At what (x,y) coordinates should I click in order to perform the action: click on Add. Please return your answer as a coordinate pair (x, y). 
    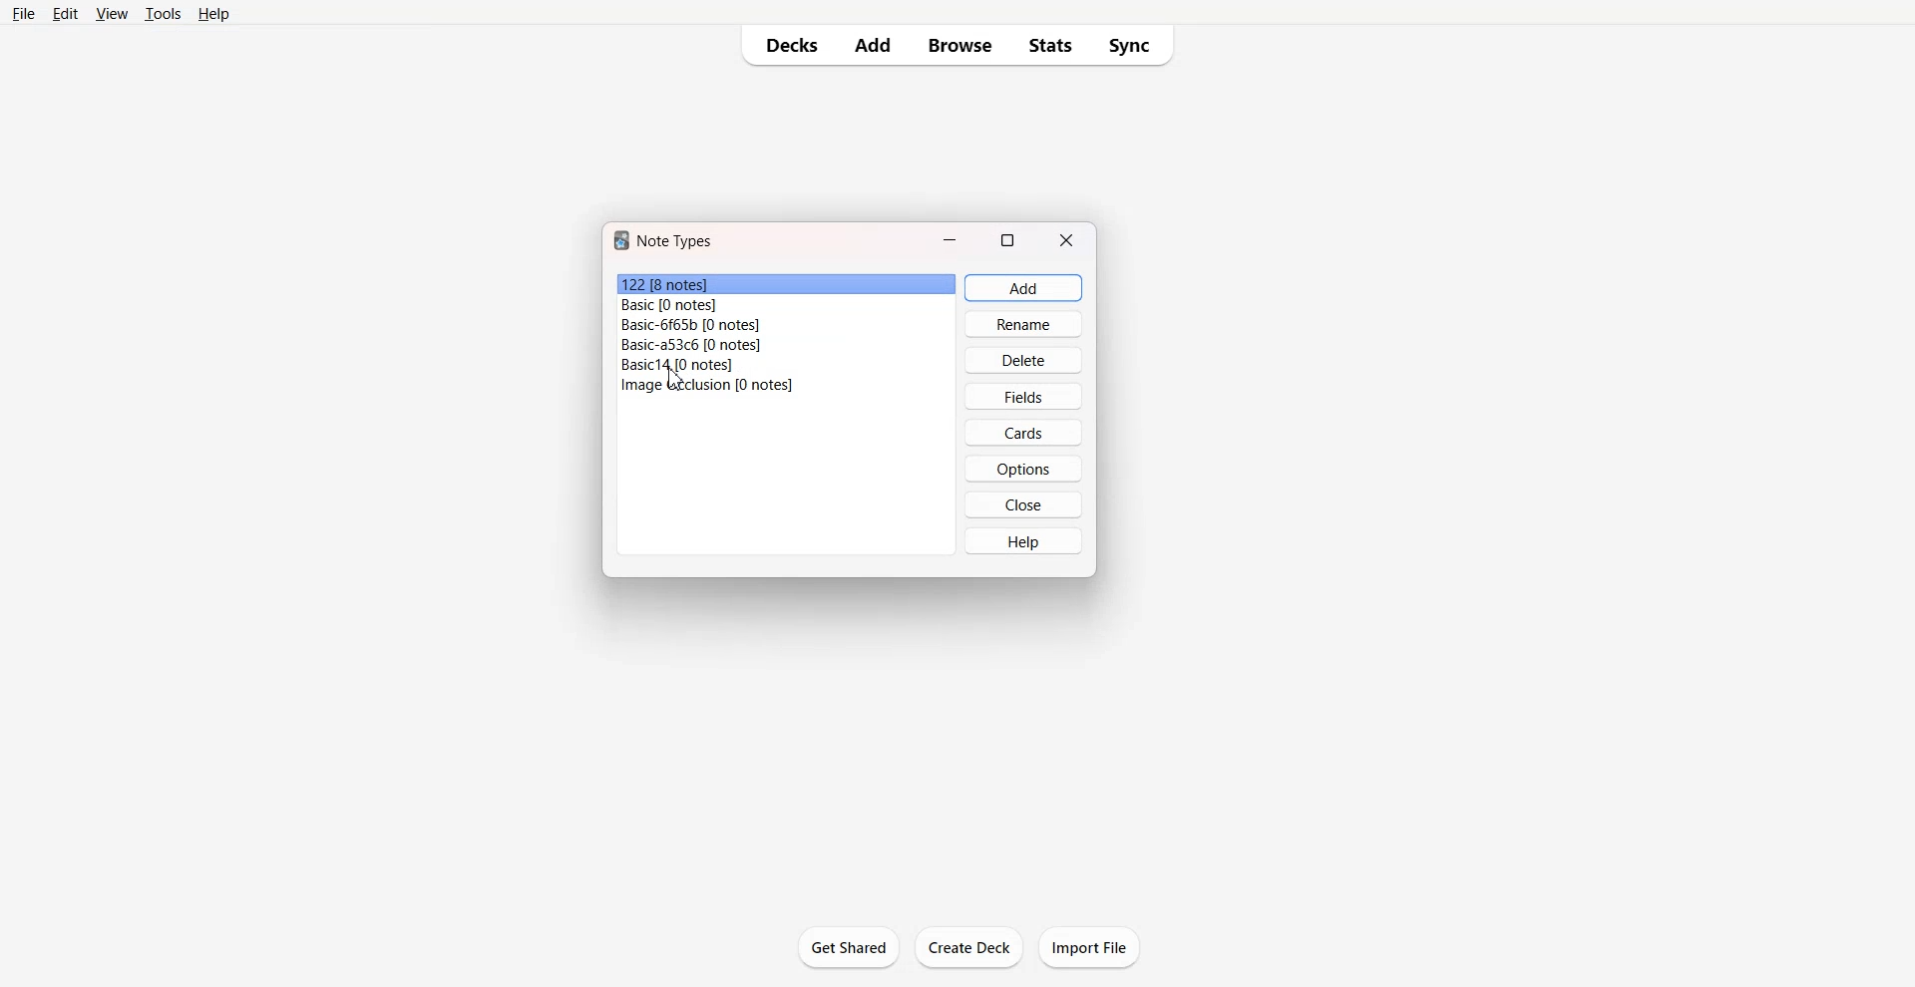
    Looking at the image, I should click on (1023, 288).